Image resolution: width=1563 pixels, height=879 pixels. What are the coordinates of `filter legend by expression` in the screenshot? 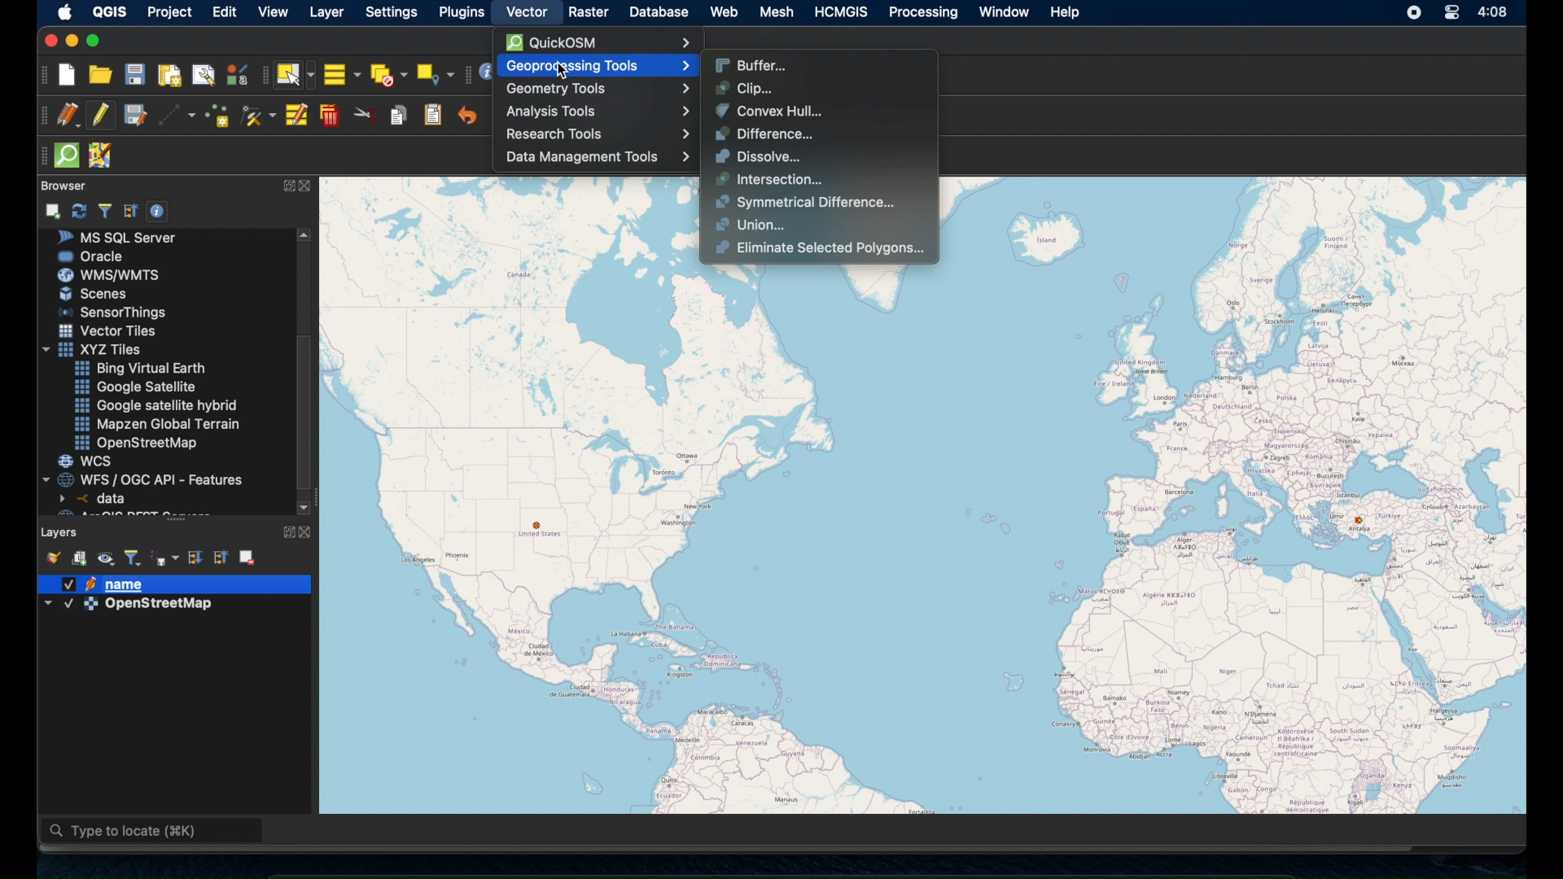 It's located at (165, 558).